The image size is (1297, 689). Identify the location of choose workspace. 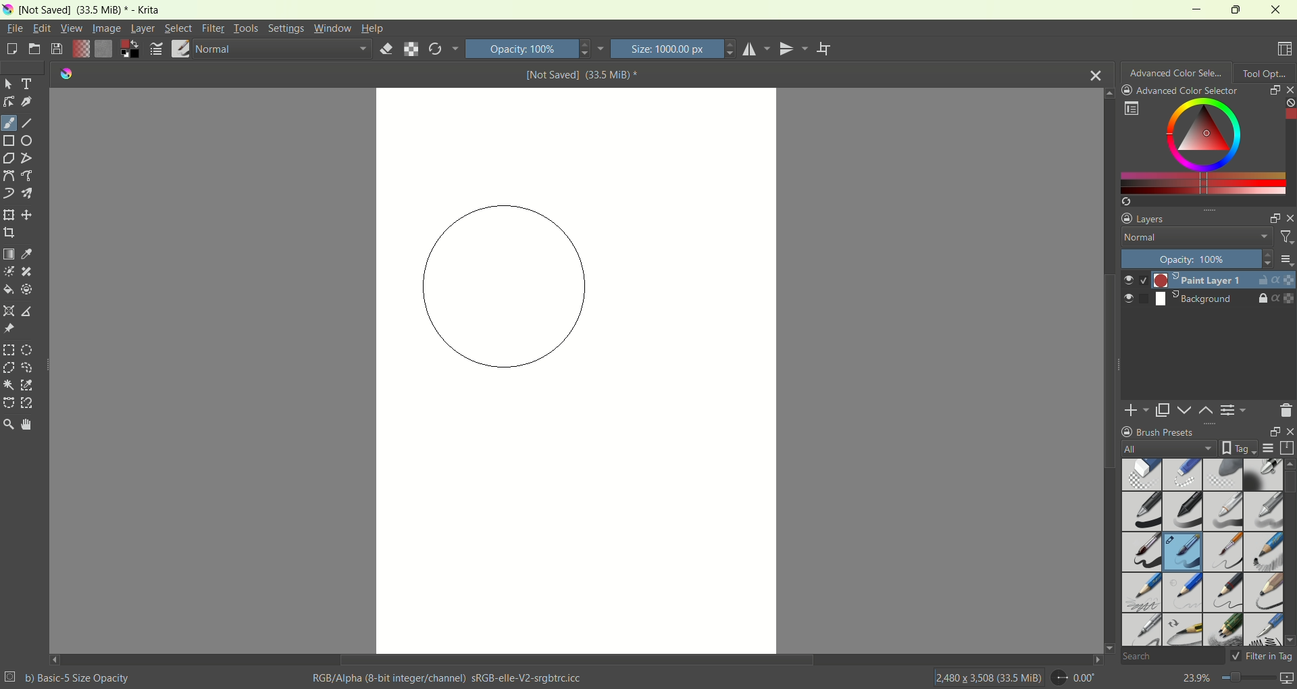
(1286, 49).